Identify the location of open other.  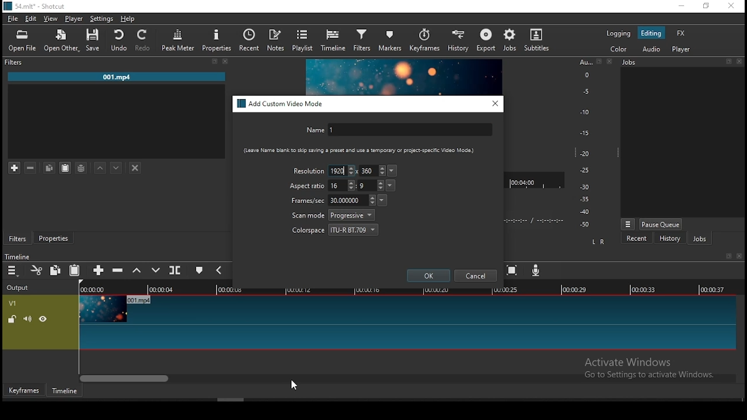
(62, 41).